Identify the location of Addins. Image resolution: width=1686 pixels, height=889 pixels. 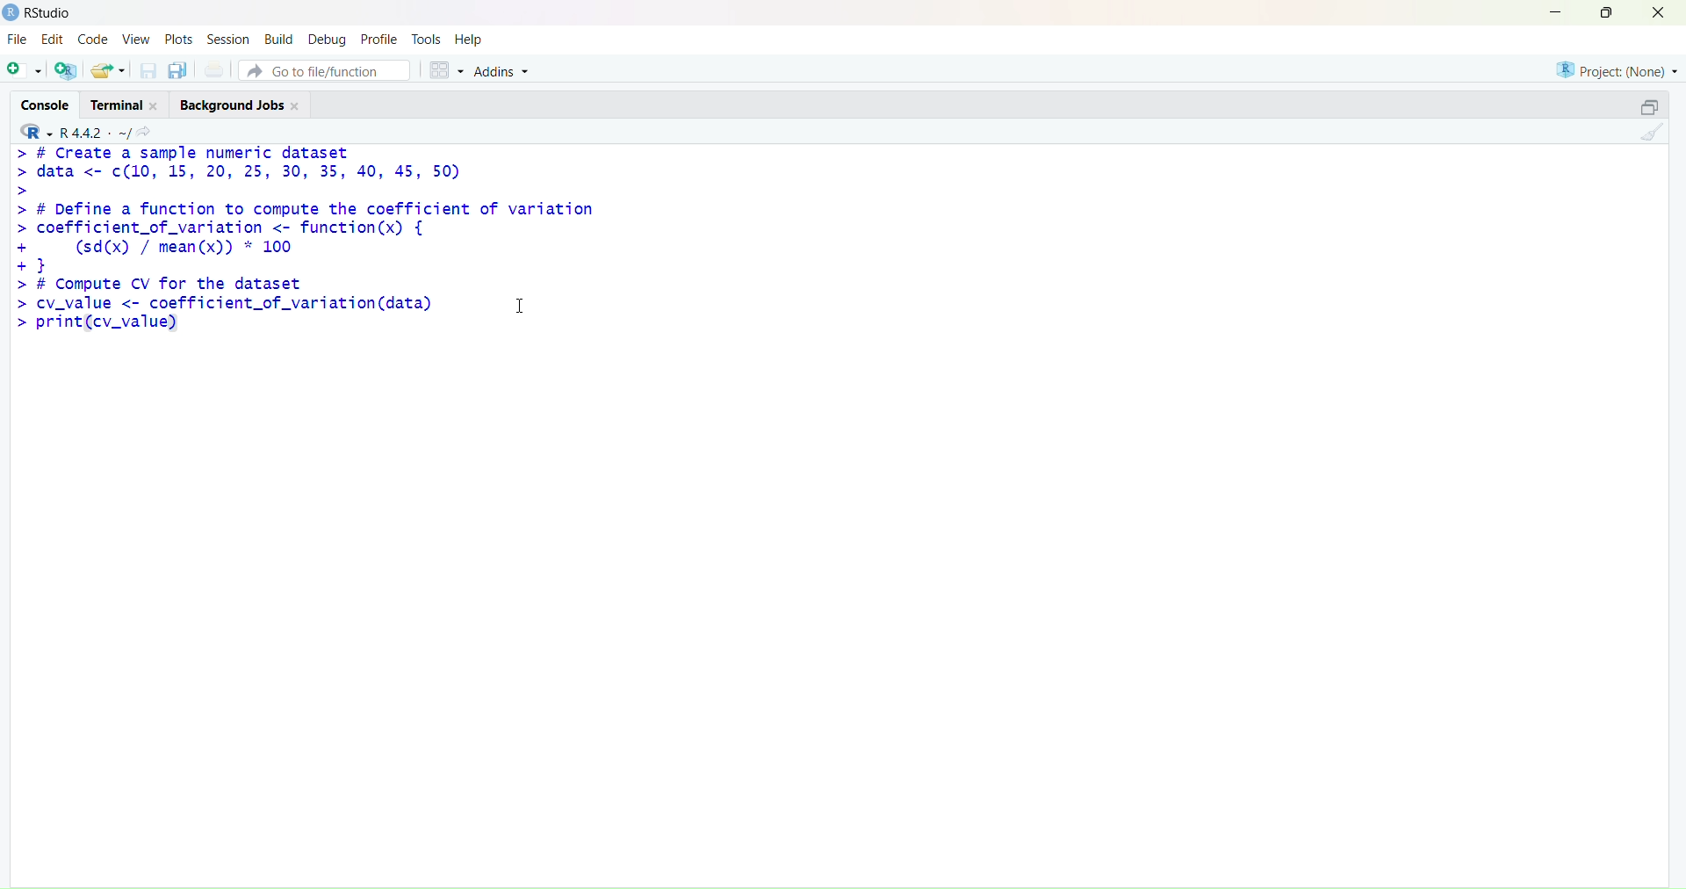
(503, 72).